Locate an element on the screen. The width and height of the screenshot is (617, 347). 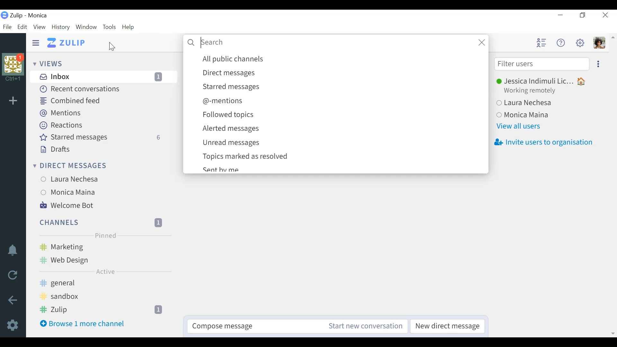
minimize is located at coordinates (560, 14).